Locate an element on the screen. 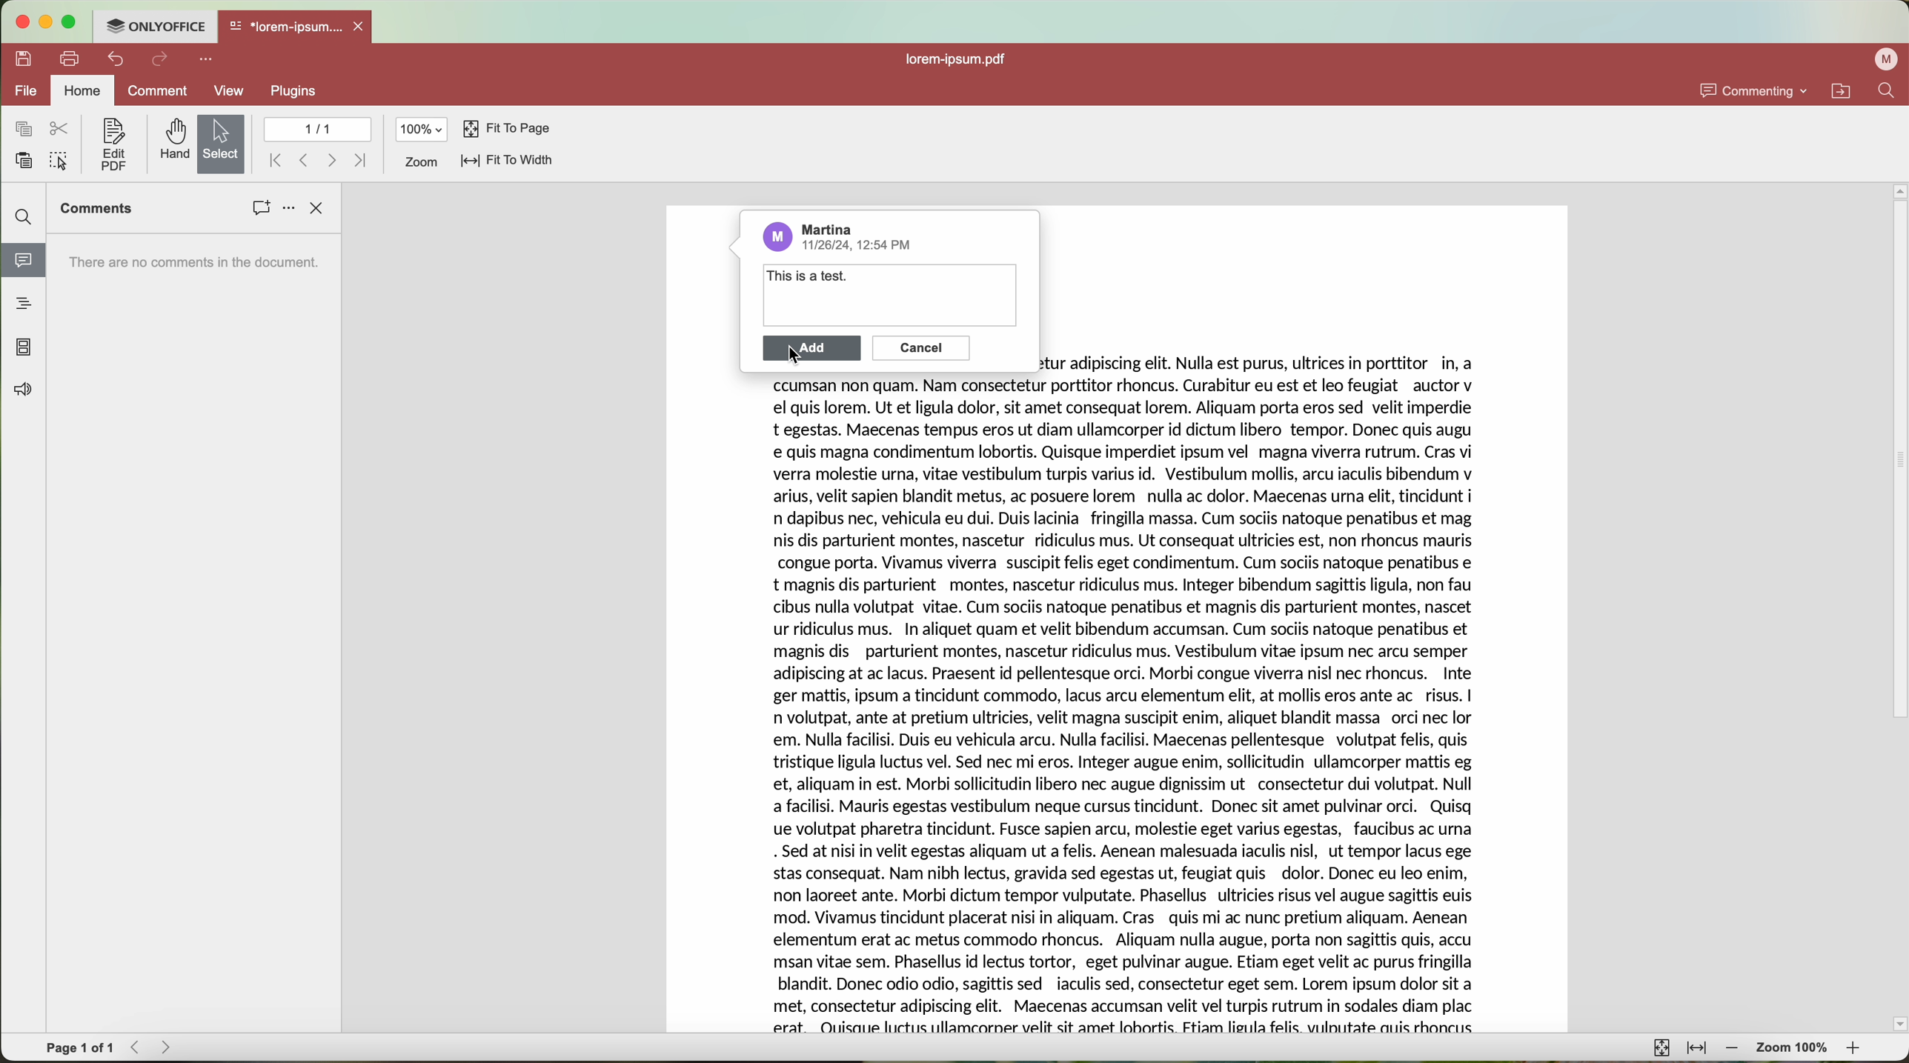 This screenshot has width=1909, height=1063. close side bar is located at coordinates (319, 208).